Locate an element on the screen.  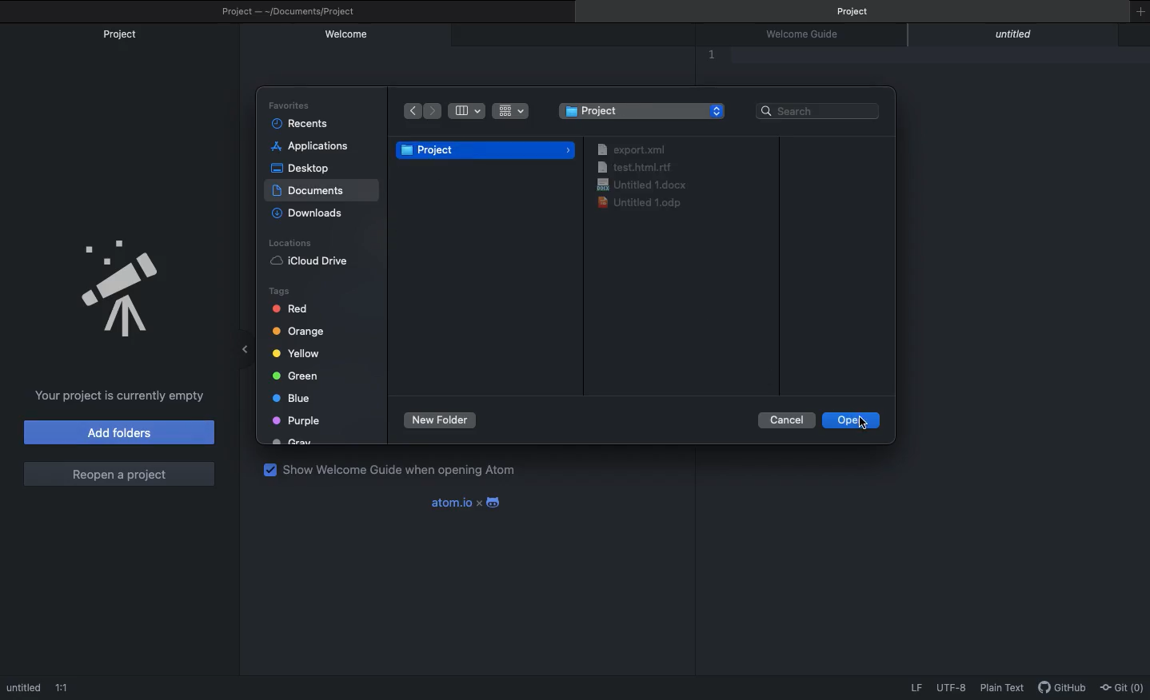
Favorites is located at coordinates (292, 105).